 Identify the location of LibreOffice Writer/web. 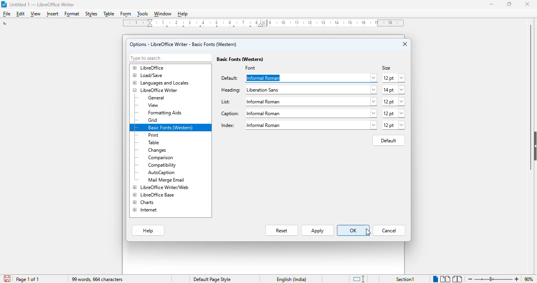
(162, 187).